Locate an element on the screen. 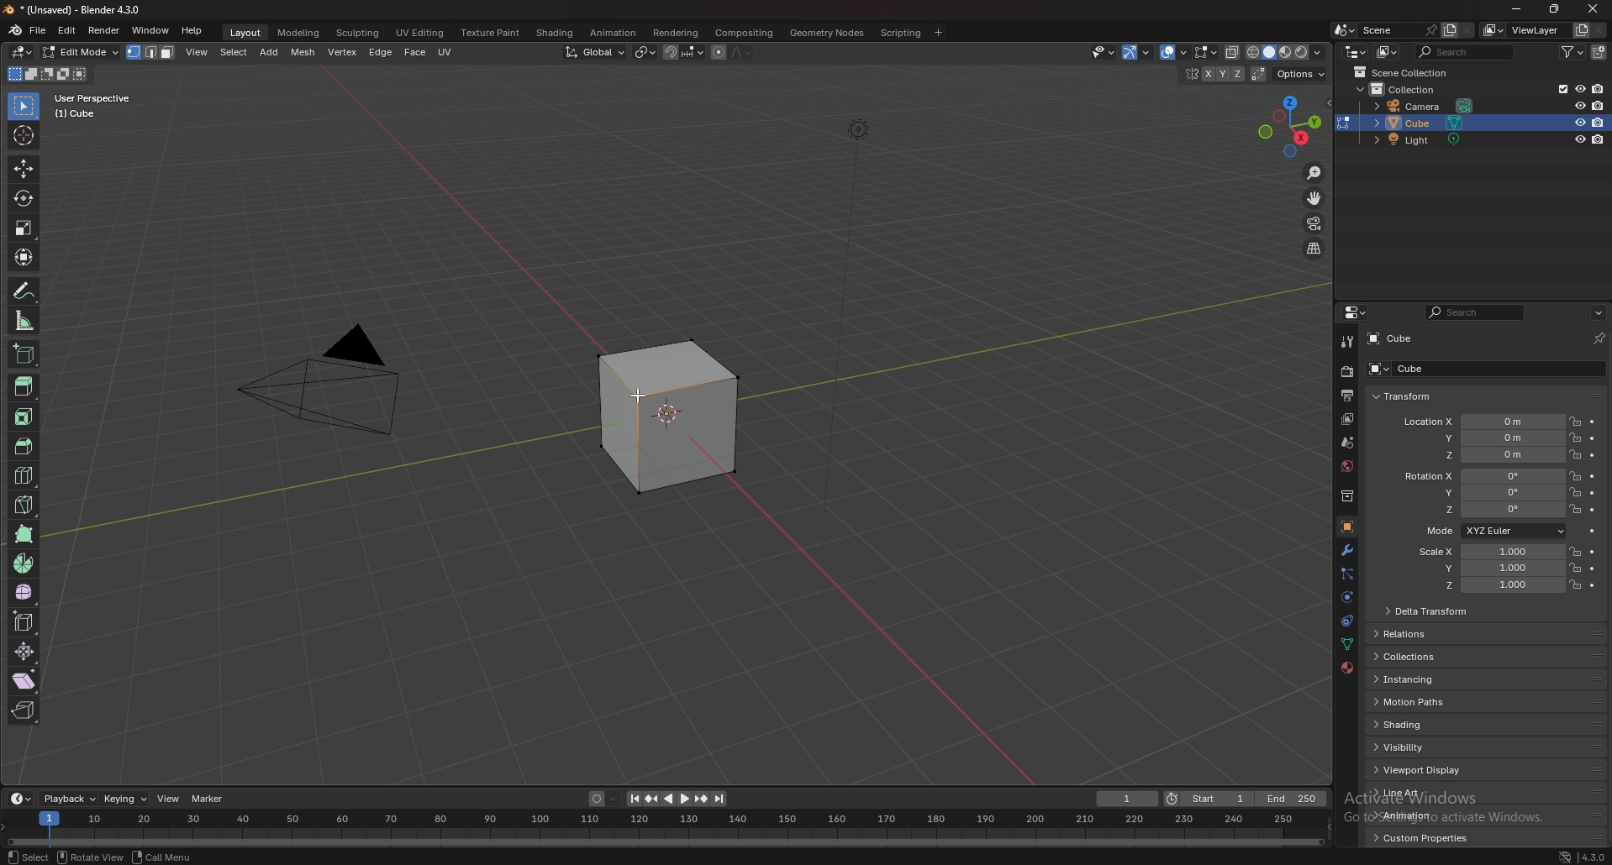 Image resolution: width=1612 pixels, height=865 pixels. location z is located at coordinates (1485, 454).